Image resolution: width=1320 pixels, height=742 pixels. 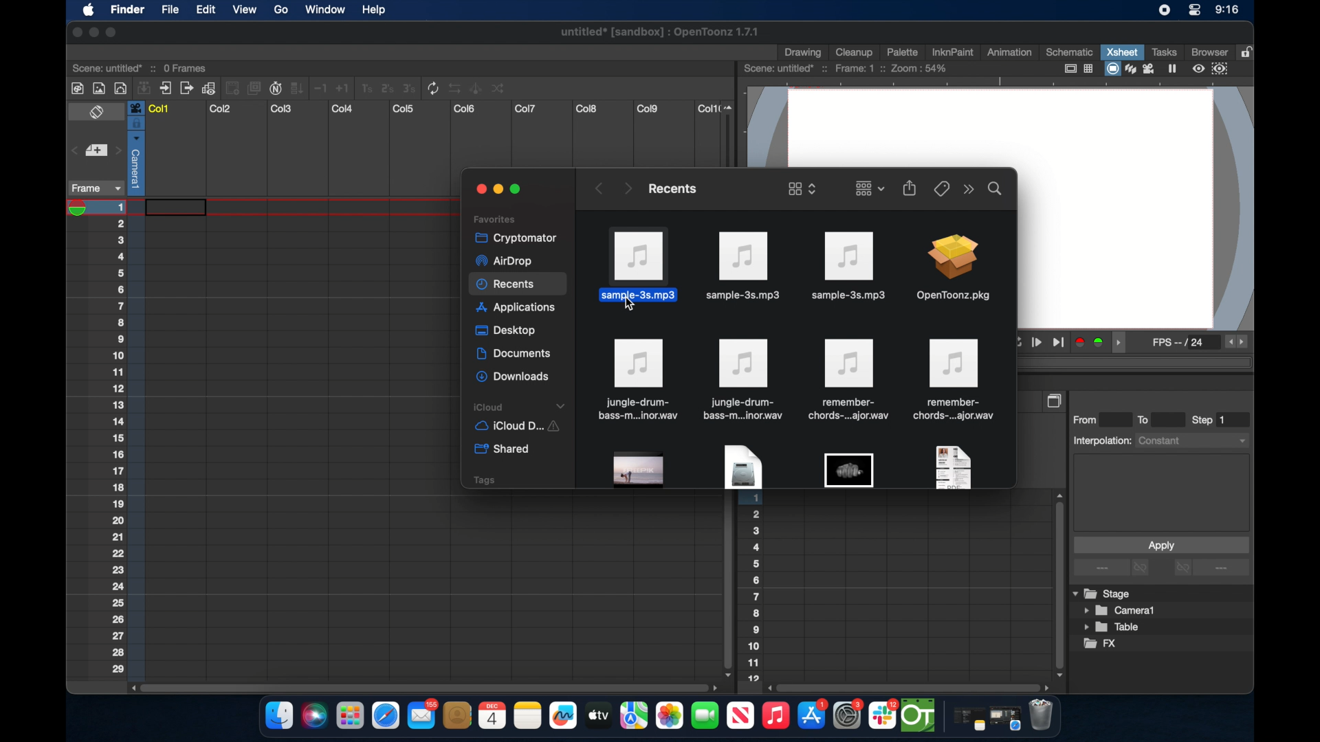 I want to click on icon, so click(x=743, y=379).